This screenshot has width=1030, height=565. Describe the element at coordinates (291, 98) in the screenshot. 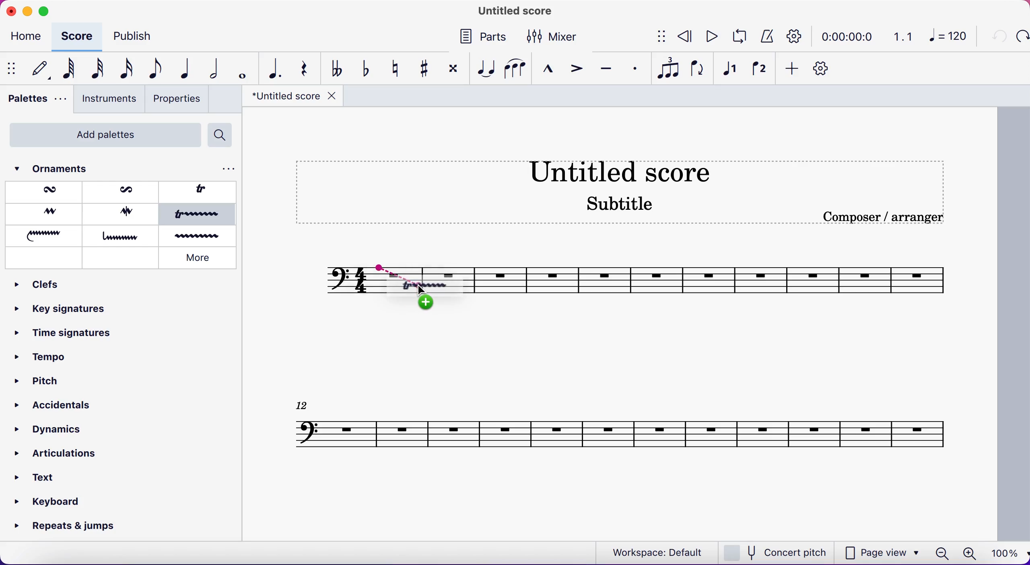

I see `title` at that location.